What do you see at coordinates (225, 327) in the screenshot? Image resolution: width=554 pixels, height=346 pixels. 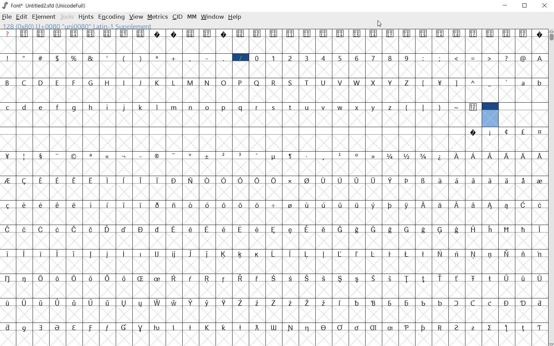 I see `Symbol` at bounding box center [225, 327].